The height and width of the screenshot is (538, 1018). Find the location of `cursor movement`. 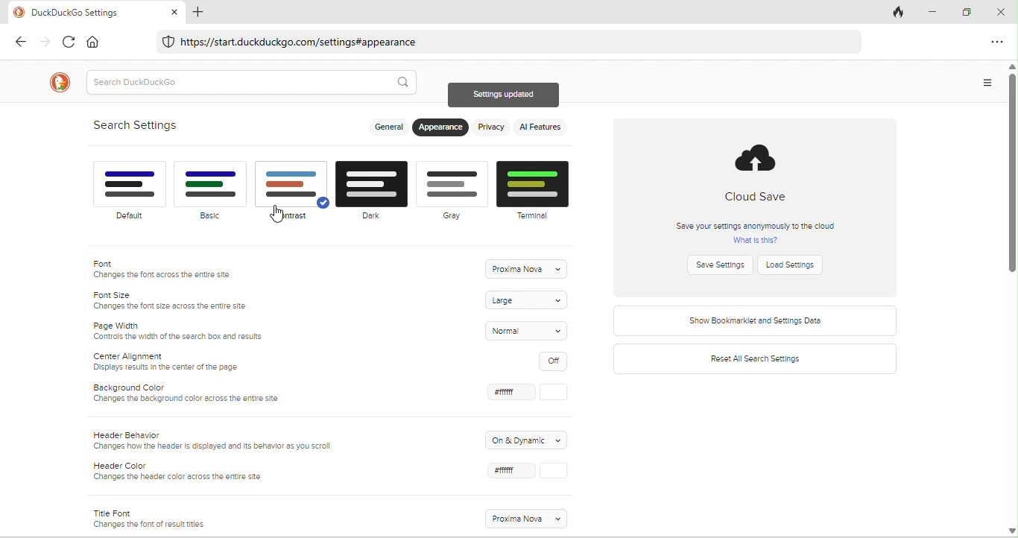

cursor movement is located at coordinates (279, 215).